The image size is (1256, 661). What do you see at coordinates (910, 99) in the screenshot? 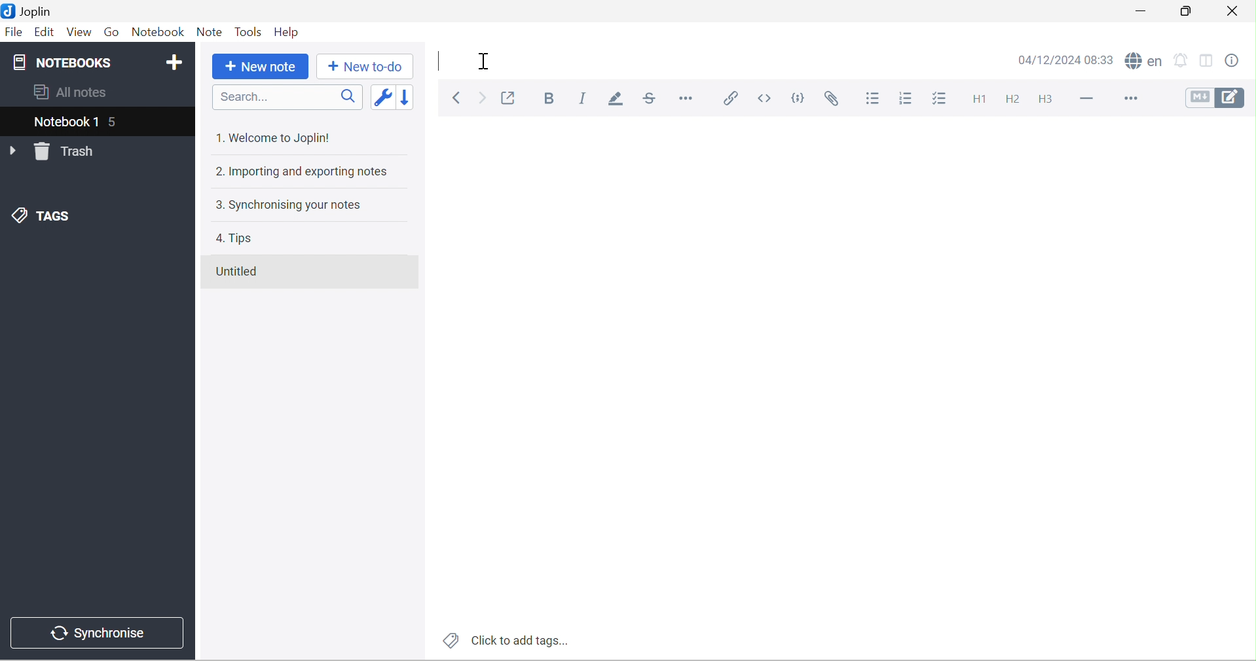
I see `Numbered list` at bounding box center [910, 99].